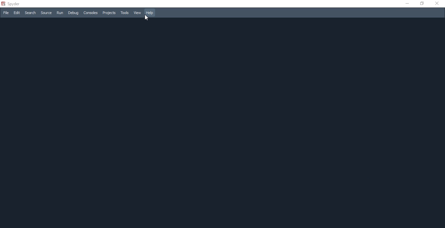  What do you see at coordinates (437, 4) in the screenshot?
I see `close` at bounding box center [437, 4].